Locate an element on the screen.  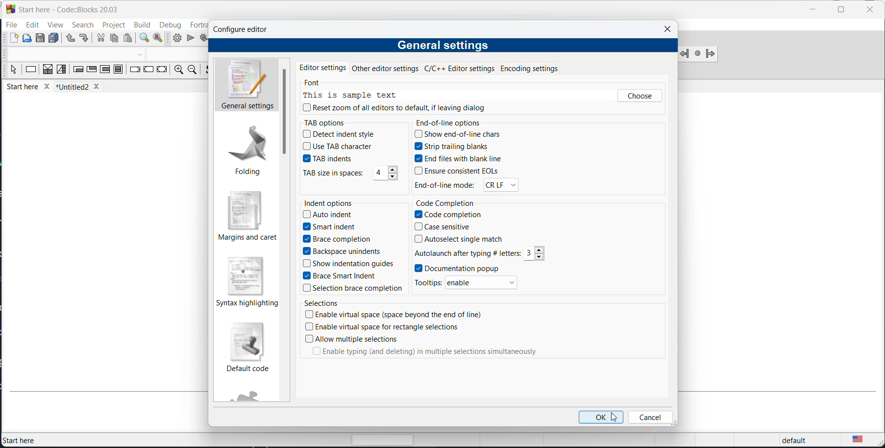
save is located at coordinates (41, 38).